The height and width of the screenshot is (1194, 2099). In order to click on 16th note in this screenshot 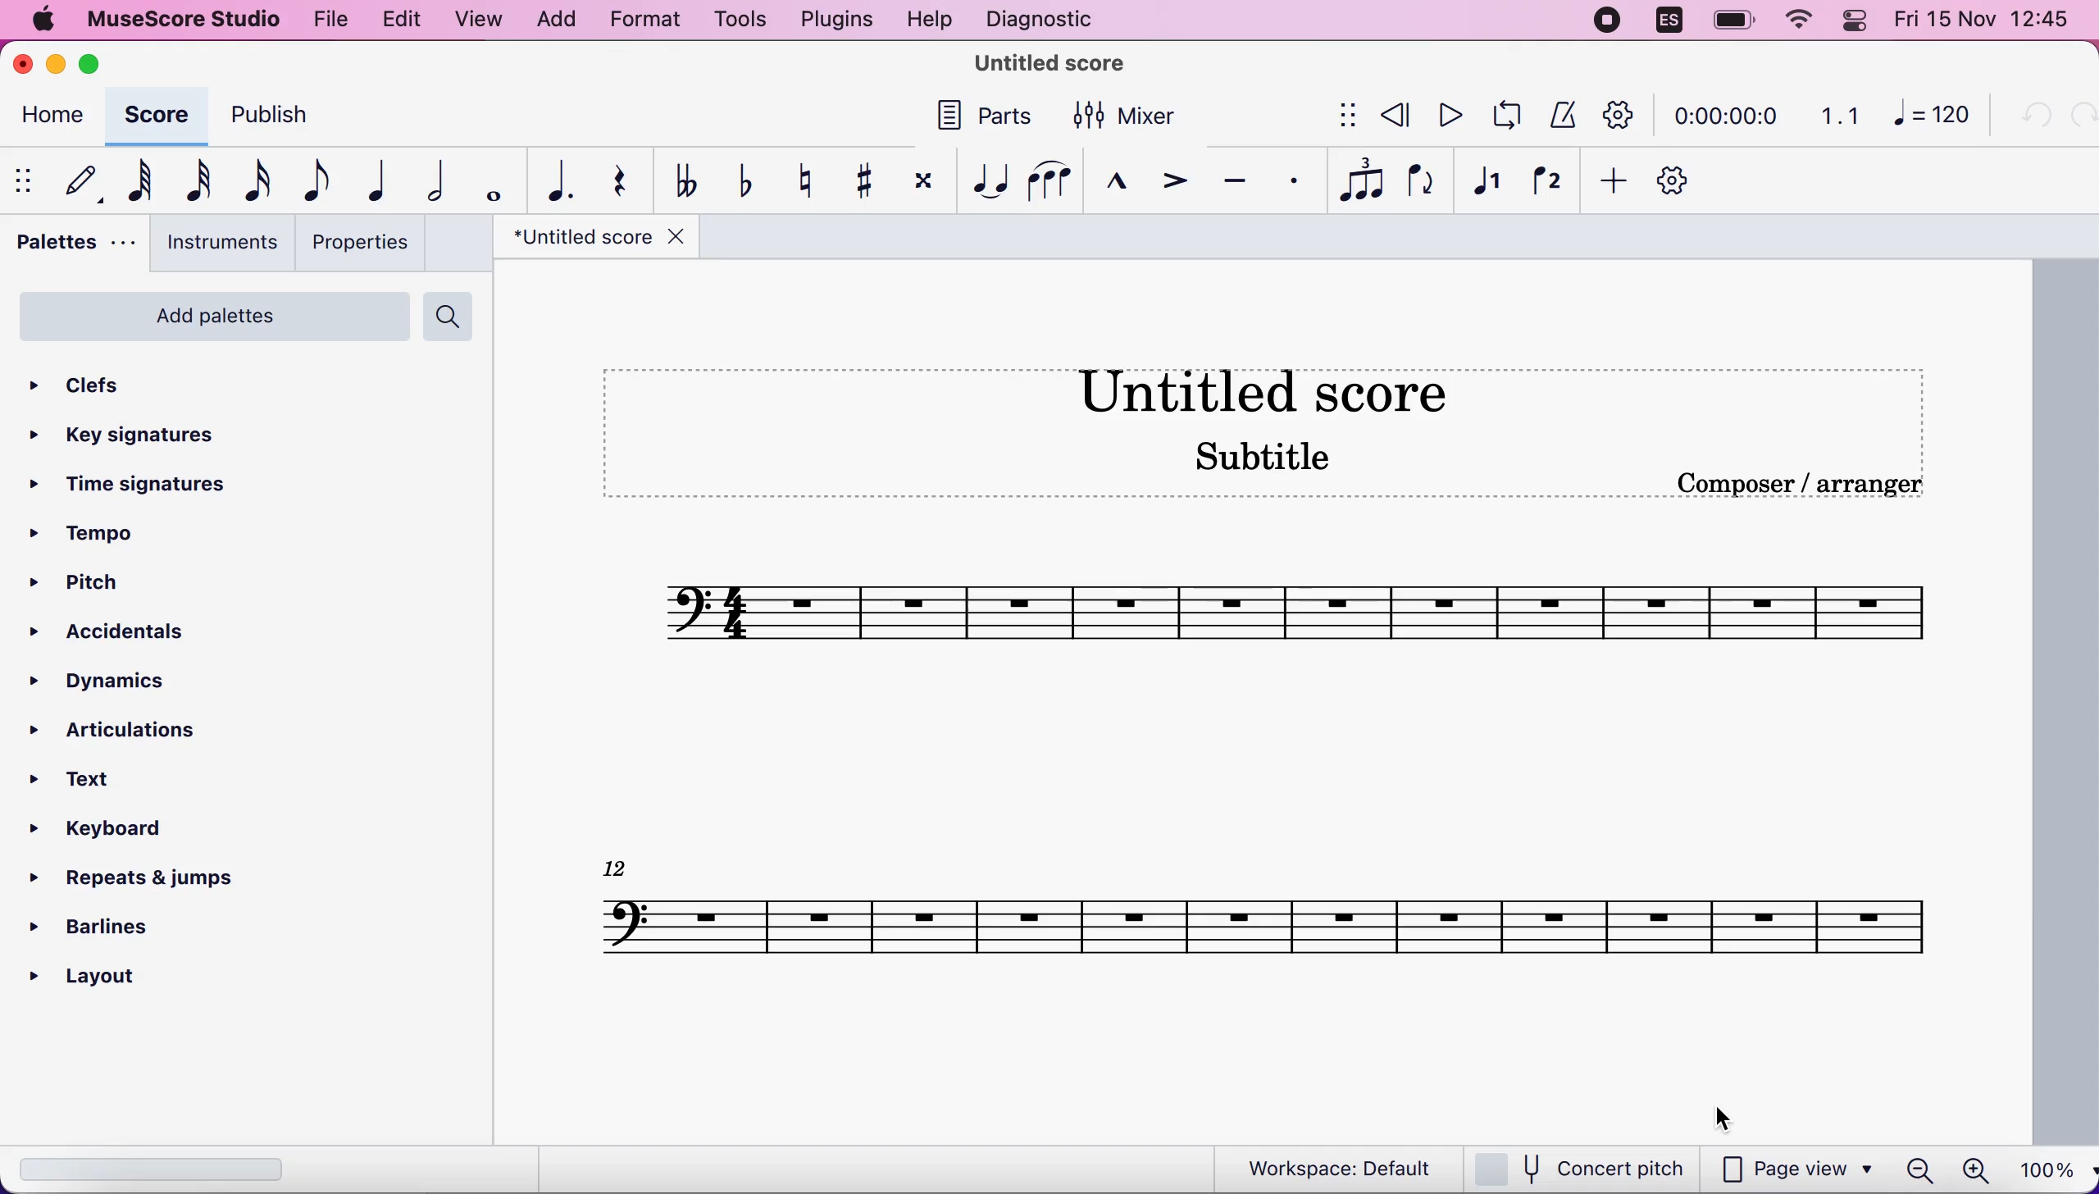, I will do `click(254, 179)`.